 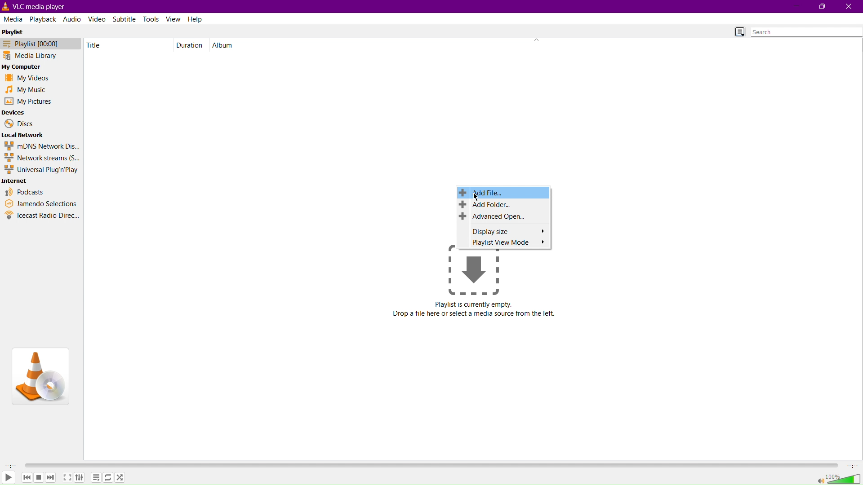 I want to click on Drop a file here or select a media source from the left., so click(x=475, y=314).